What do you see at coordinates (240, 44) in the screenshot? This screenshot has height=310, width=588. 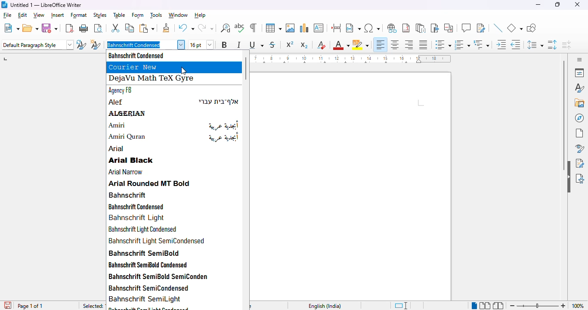 I see `italic` at bounding box center [240, 44].